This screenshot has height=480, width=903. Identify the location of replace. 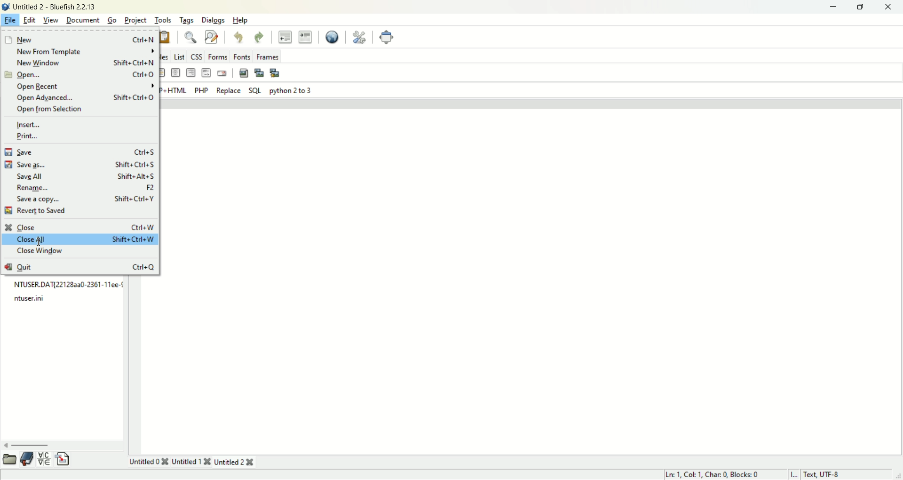
(229, 91).